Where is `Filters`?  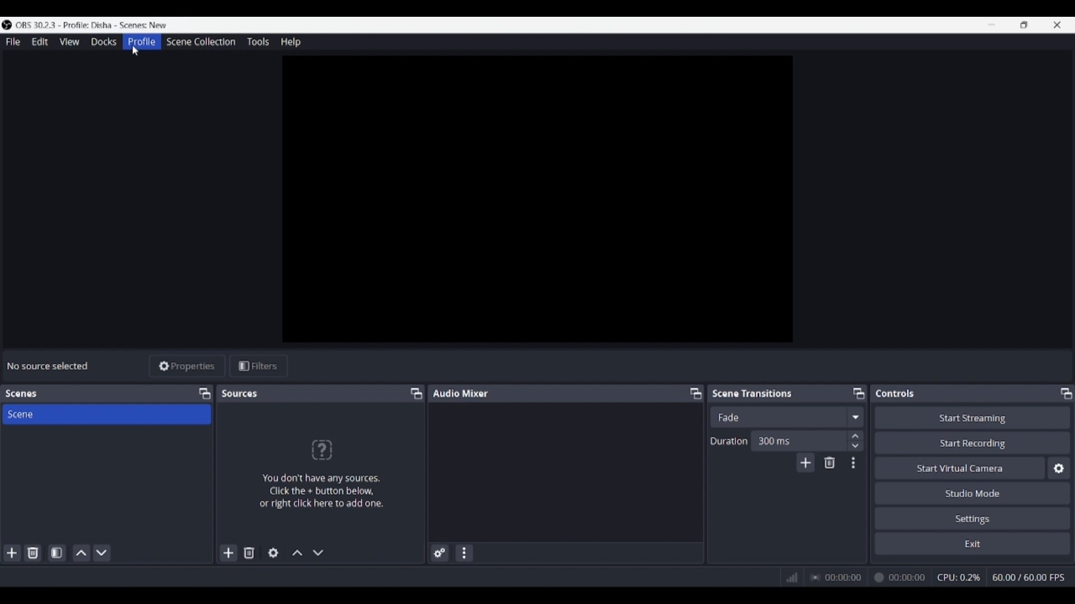 Filters is located at coordinates (259, 366).